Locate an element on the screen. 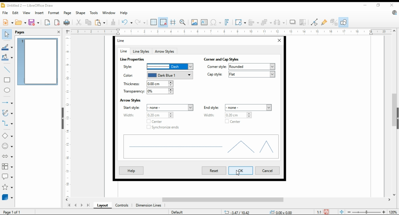 The image size is (399, 215). page 1 is located at coordinates (37, 62).